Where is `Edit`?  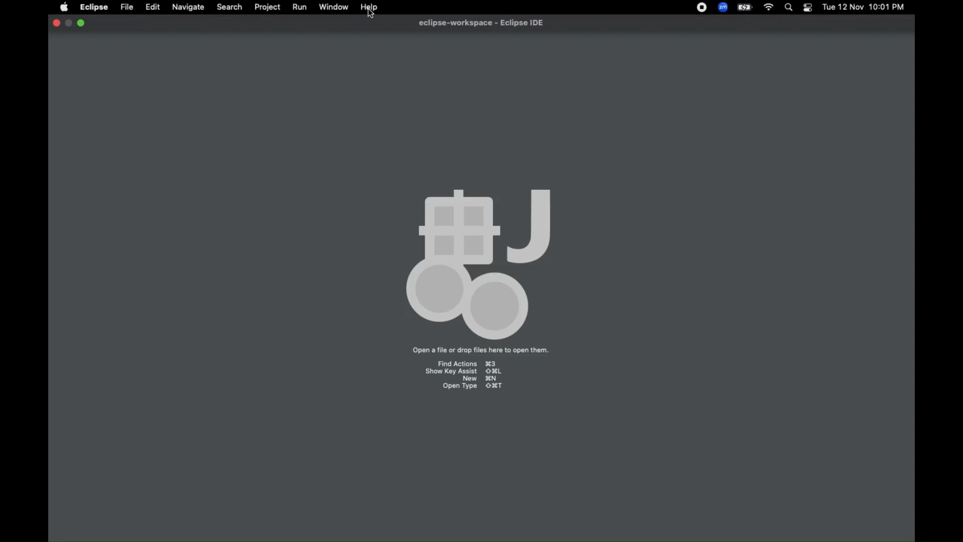 Edit is located at coordinates (152, 8).